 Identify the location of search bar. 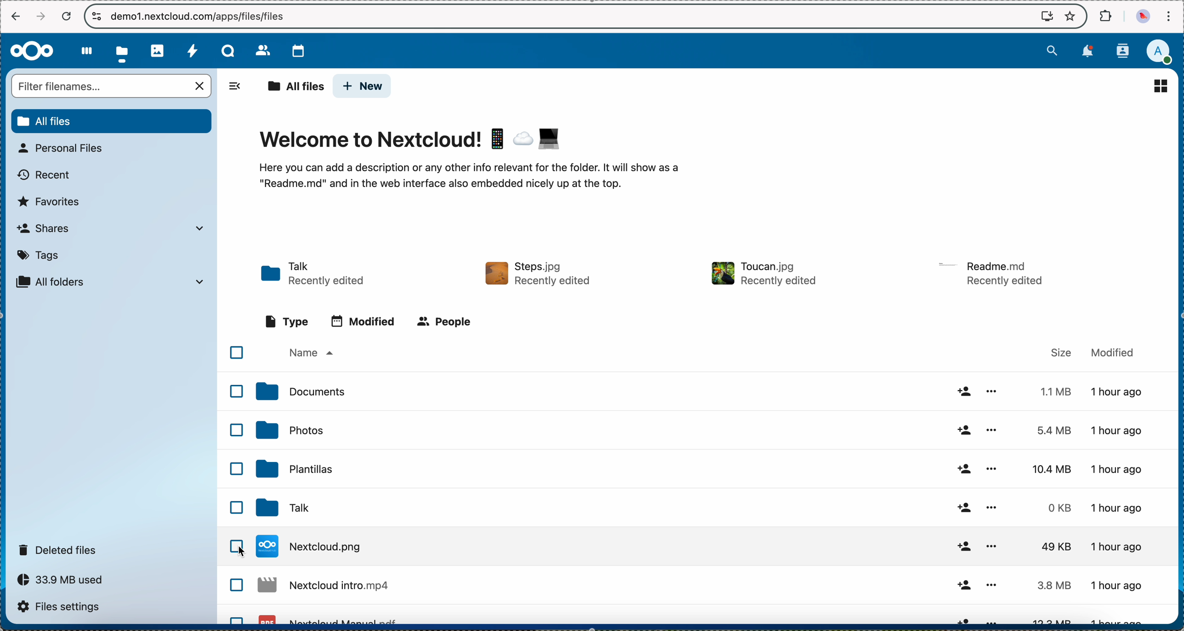
(113, 86).